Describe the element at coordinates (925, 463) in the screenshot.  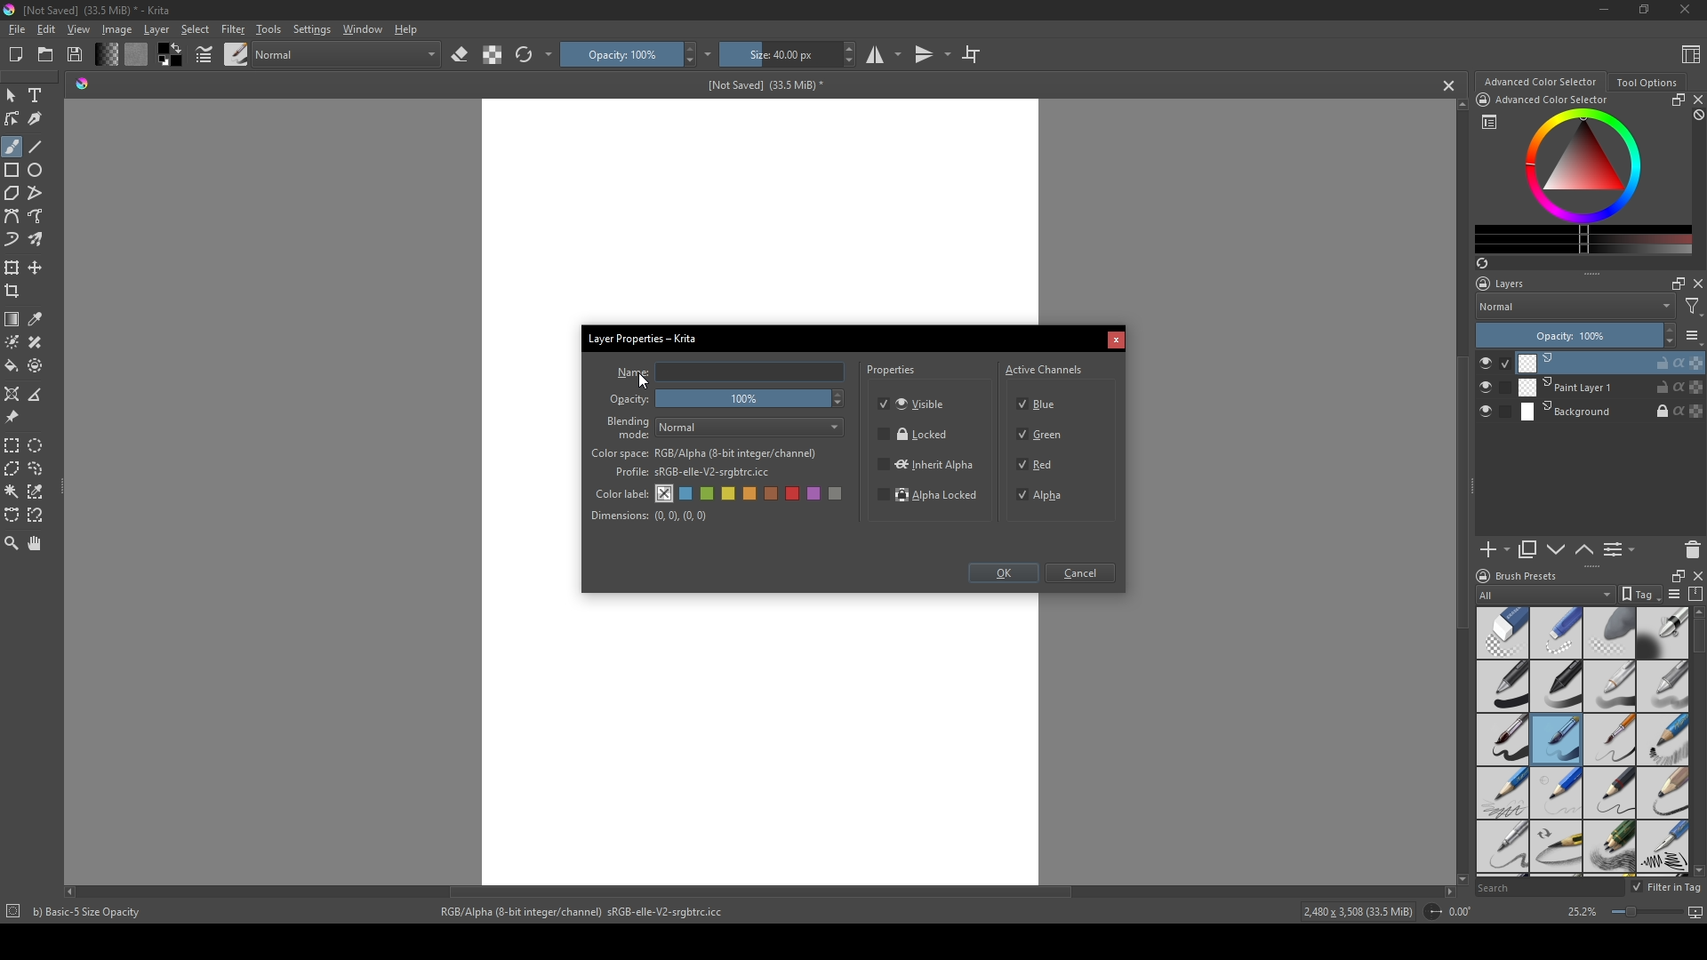
I see `Inherit alpha` at that location.